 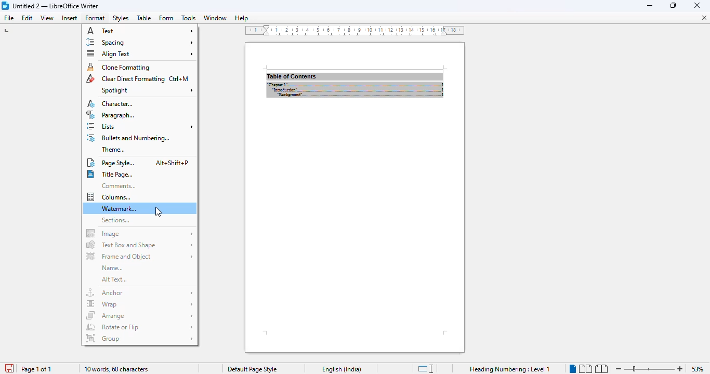 I want to click on columns, so click(x=109, y=197).